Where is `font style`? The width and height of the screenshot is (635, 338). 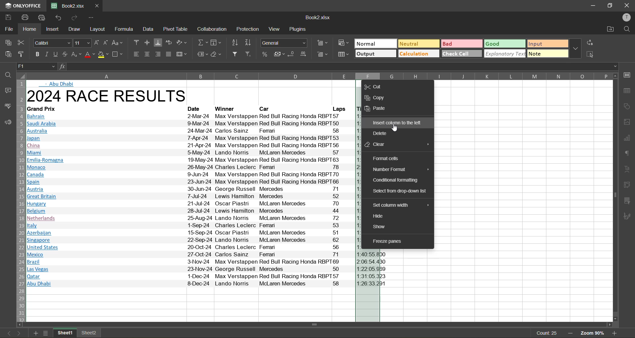
font style is located at coordinates (52, 43).